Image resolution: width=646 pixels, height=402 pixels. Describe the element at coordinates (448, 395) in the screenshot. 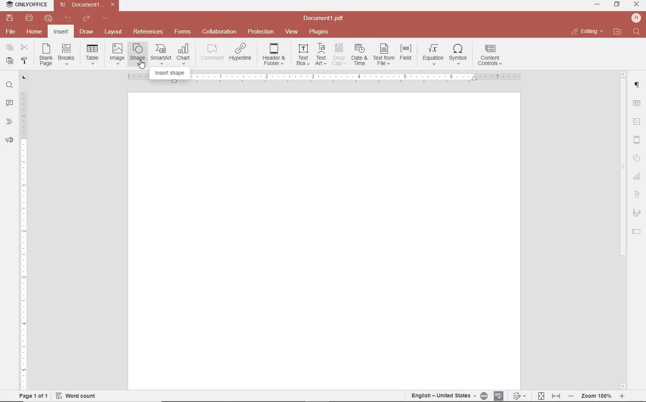

I see `set document language` at that location.